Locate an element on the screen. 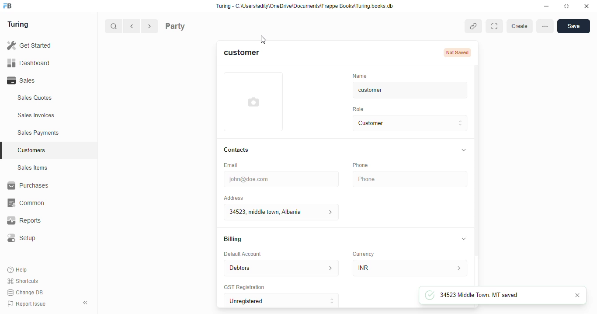  Help is located at coordinates (18, 270).